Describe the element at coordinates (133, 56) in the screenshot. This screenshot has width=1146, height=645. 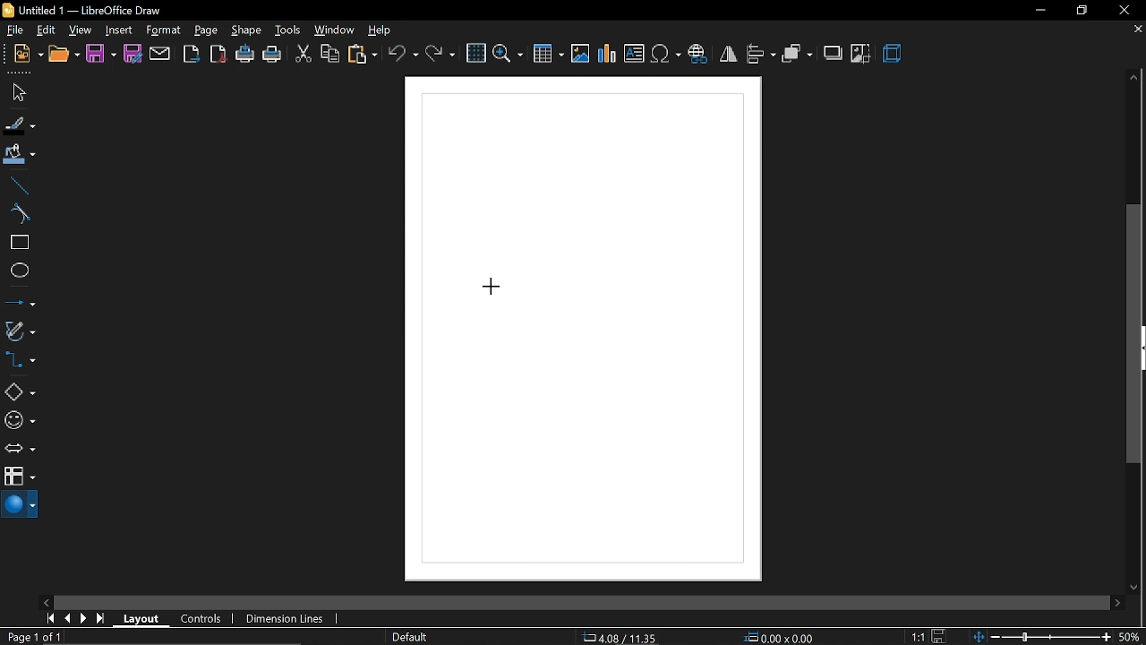
I see `save as` at that location.